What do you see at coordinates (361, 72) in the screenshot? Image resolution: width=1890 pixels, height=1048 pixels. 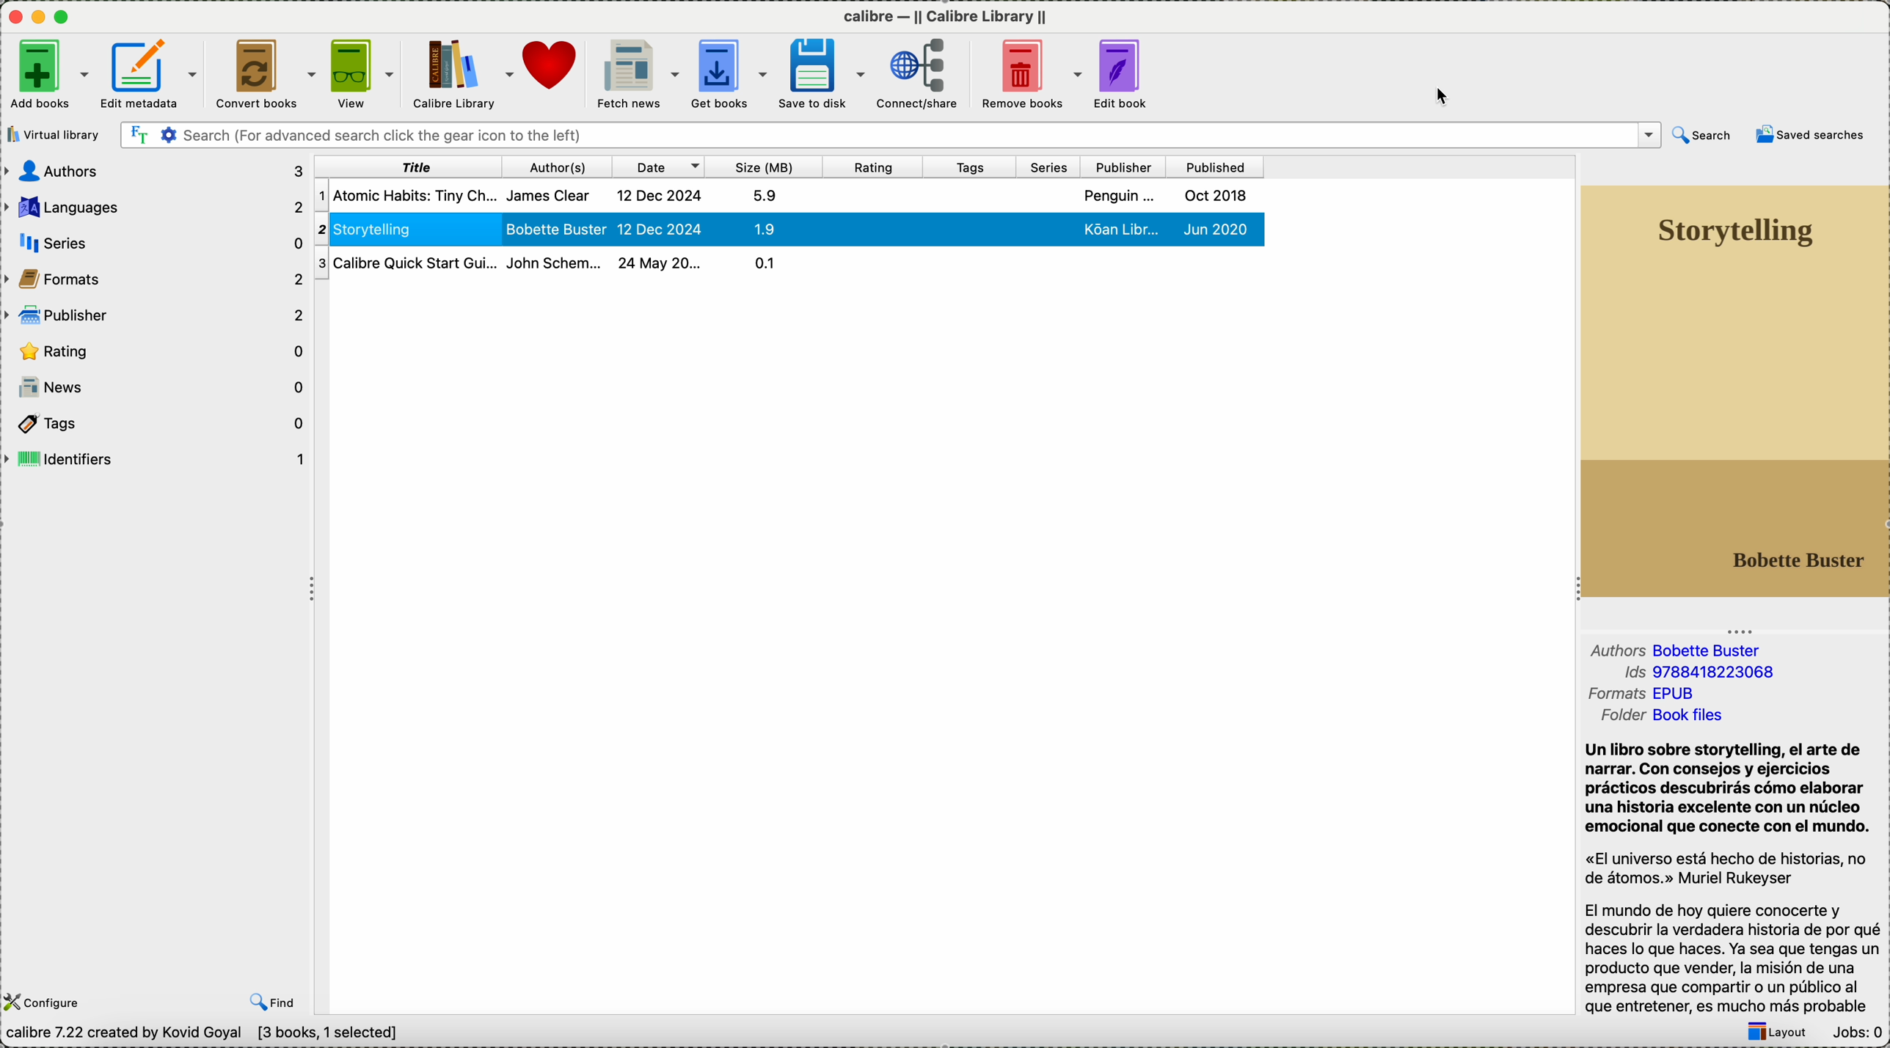 I see `view` at bounding box center [361, 72].